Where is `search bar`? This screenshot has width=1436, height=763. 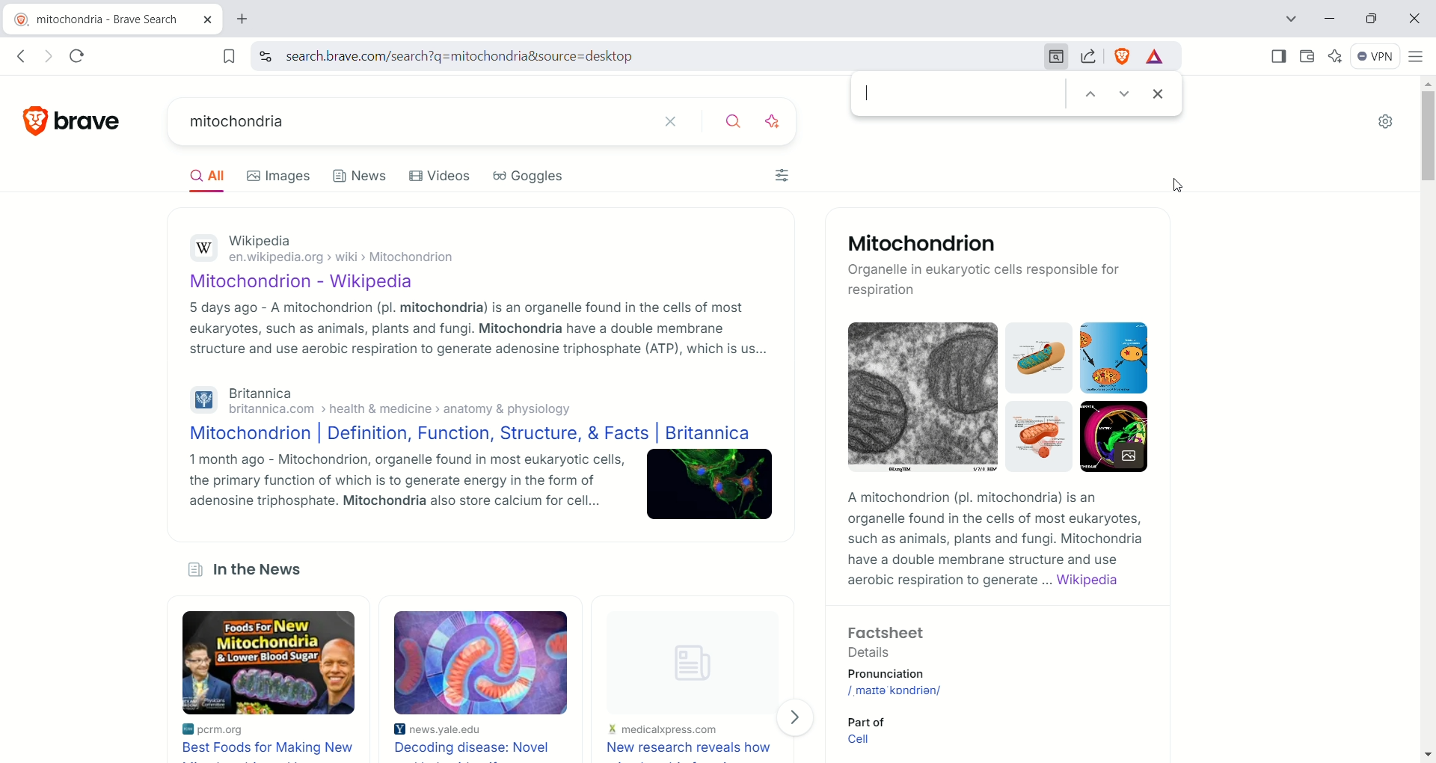 search bar is located at coordinates (966, 94).